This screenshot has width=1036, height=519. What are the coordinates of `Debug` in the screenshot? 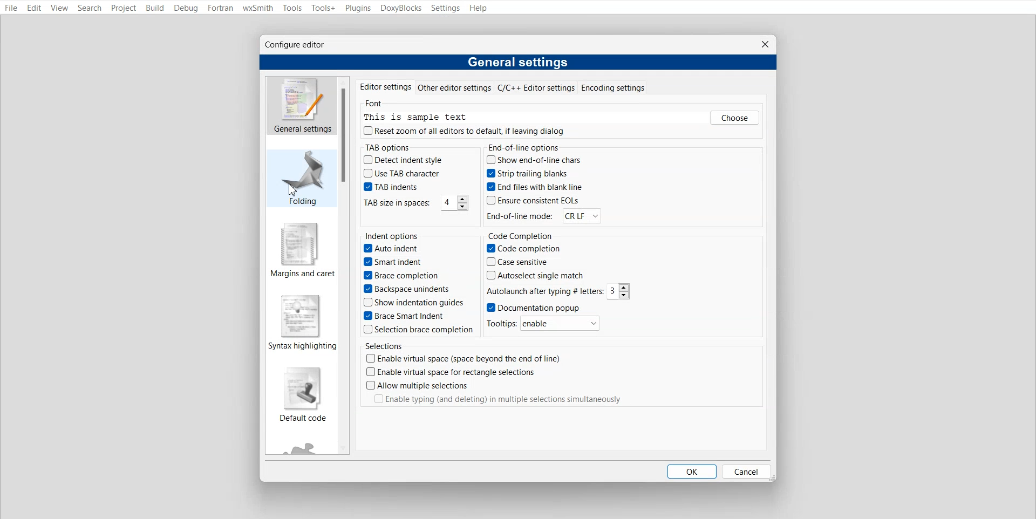 It's located at (186, 8).